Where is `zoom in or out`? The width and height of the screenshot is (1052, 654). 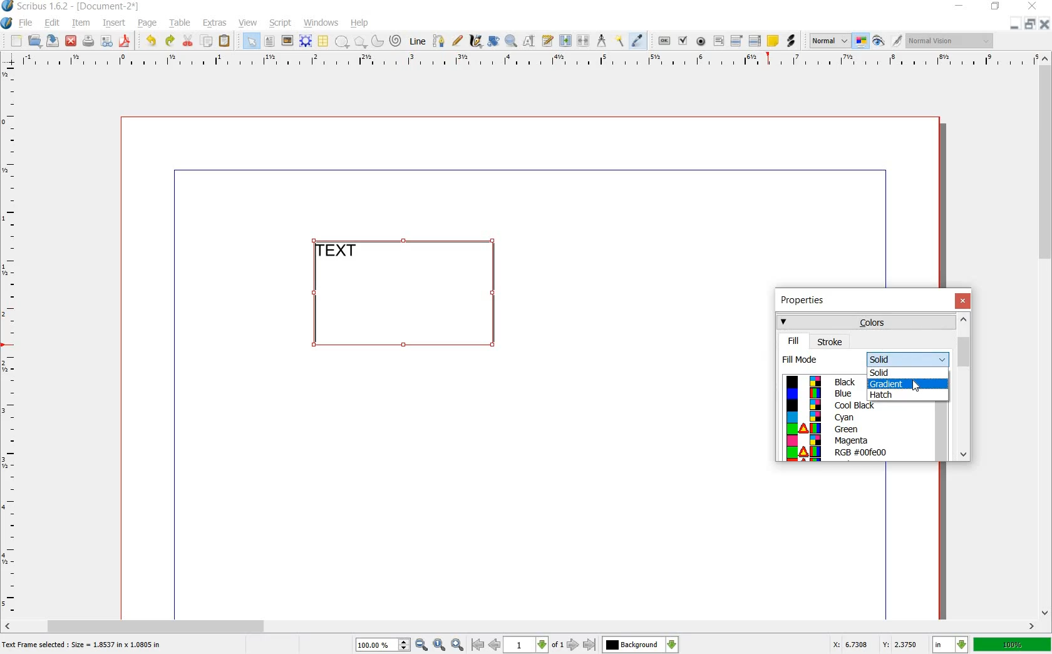
zoom in or out is located at coordinates (510, 42).